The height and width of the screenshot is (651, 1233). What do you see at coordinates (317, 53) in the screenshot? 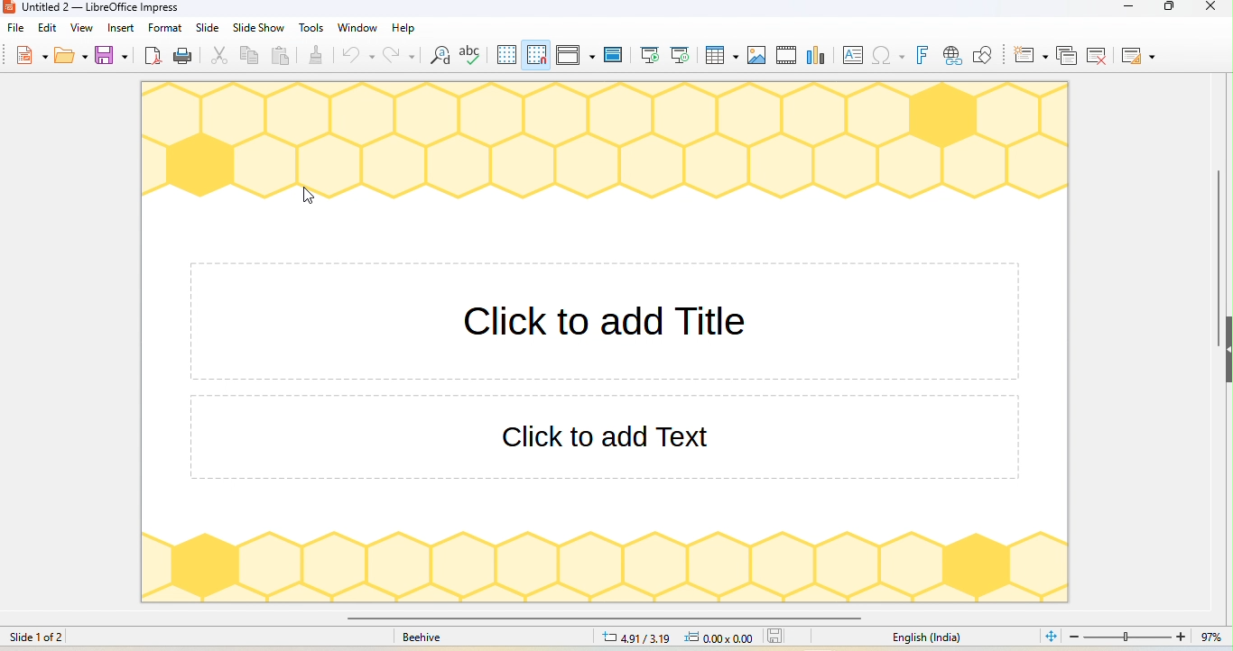
I see `clone` at bounding box center [317, 53].